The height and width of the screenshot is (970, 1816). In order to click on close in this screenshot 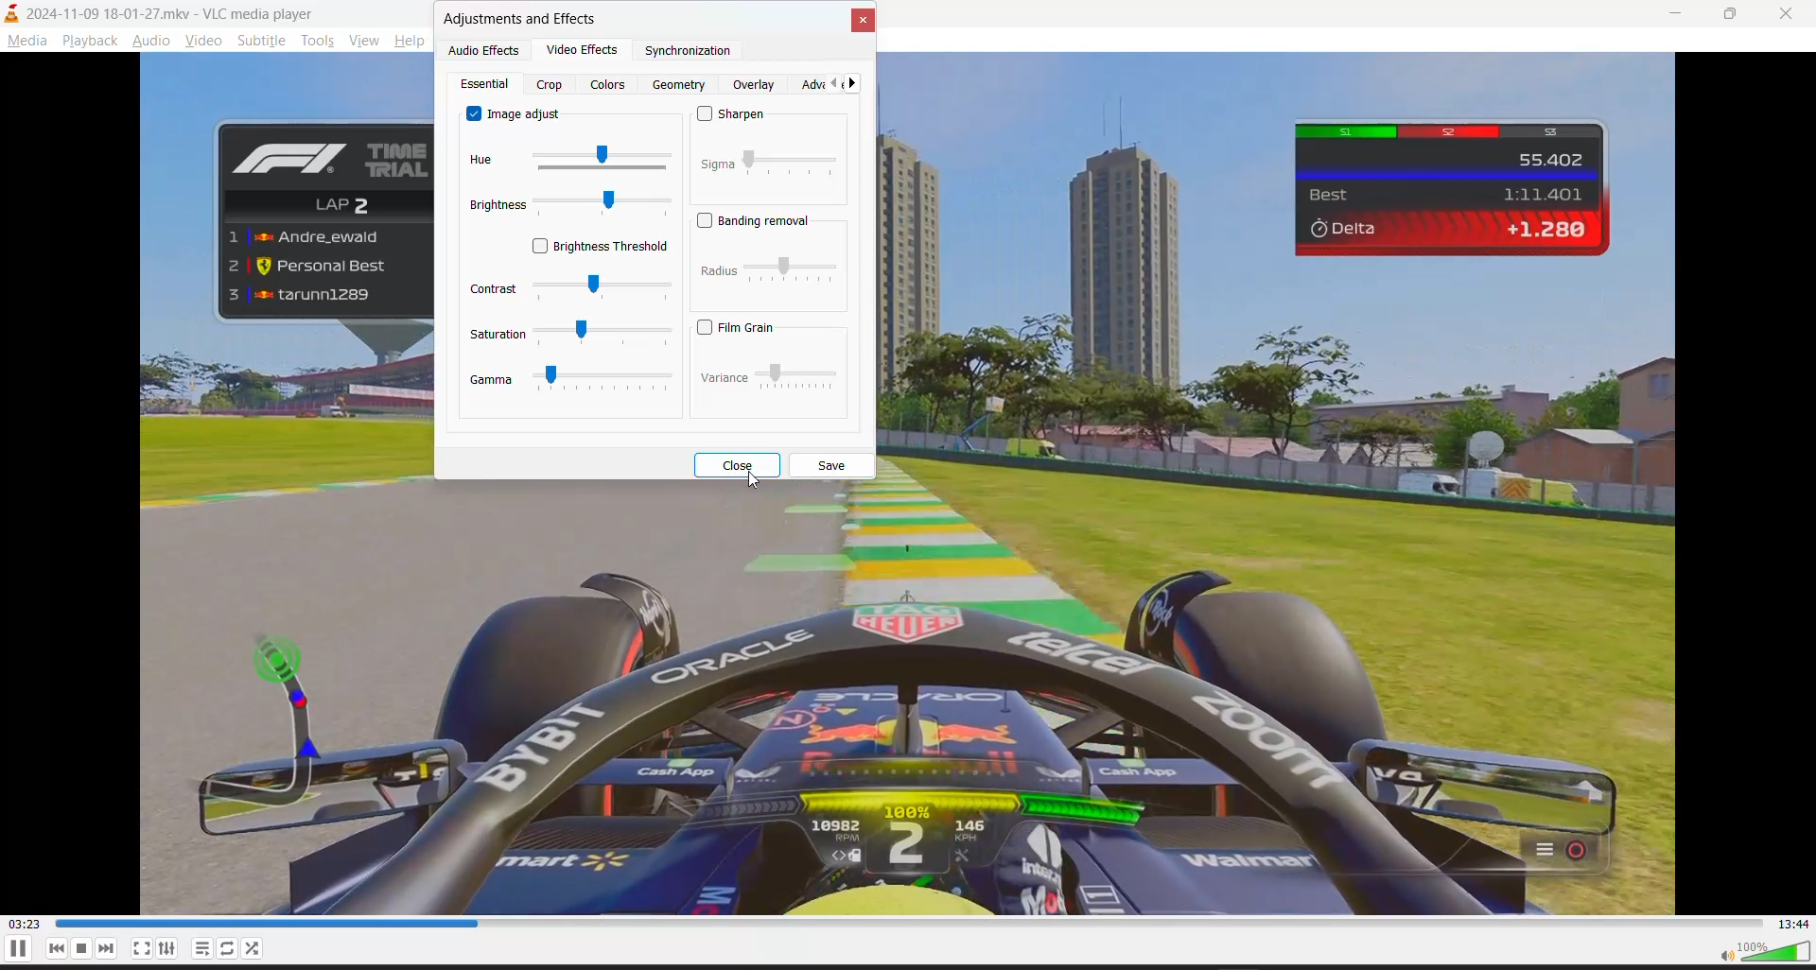, I will do `click(736, 465)`.